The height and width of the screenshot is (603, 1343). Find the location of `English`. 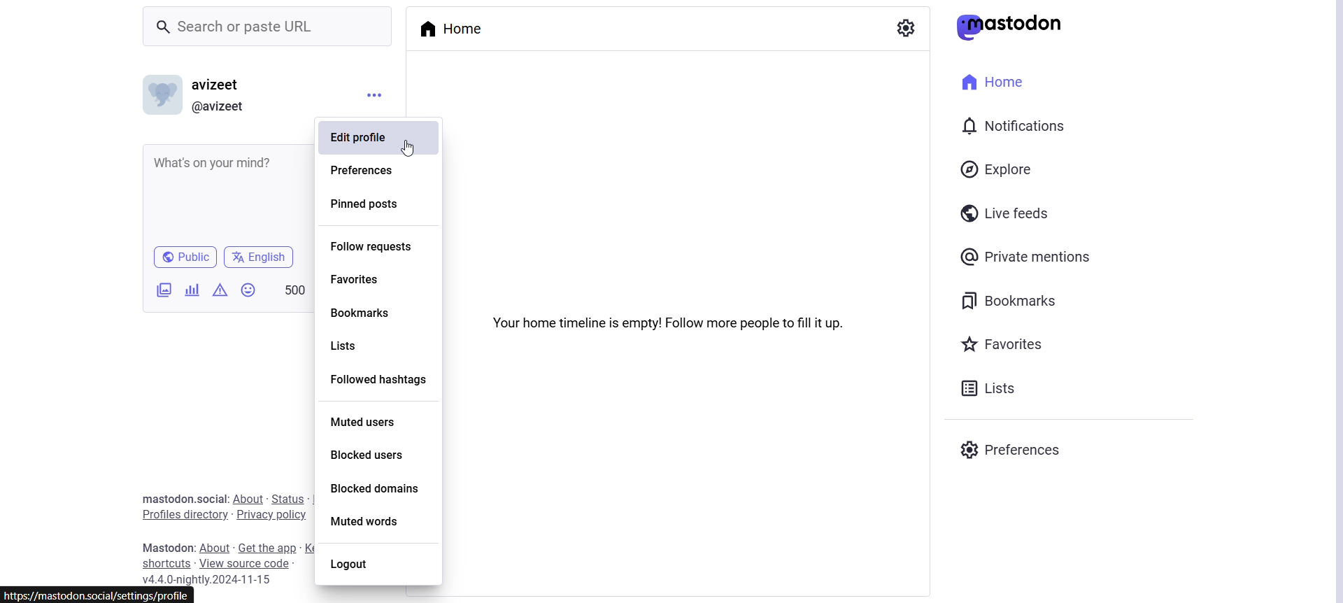

English is located at coordinates (261, 257).